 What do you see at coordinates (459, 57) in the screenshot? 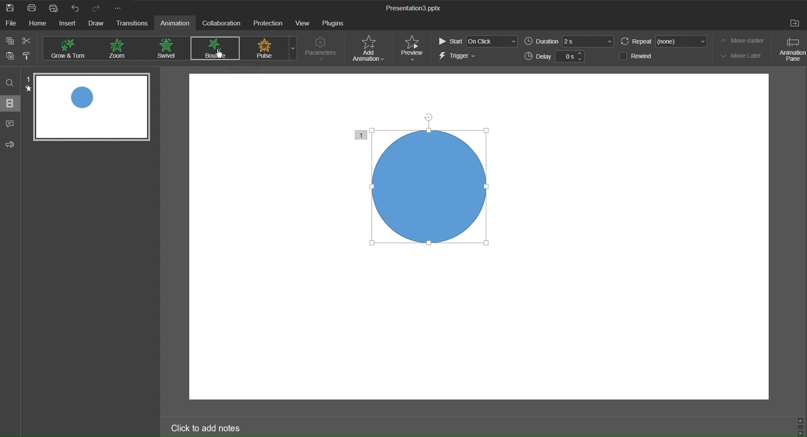
I see `Trigger` at bounding box center [459, 57].